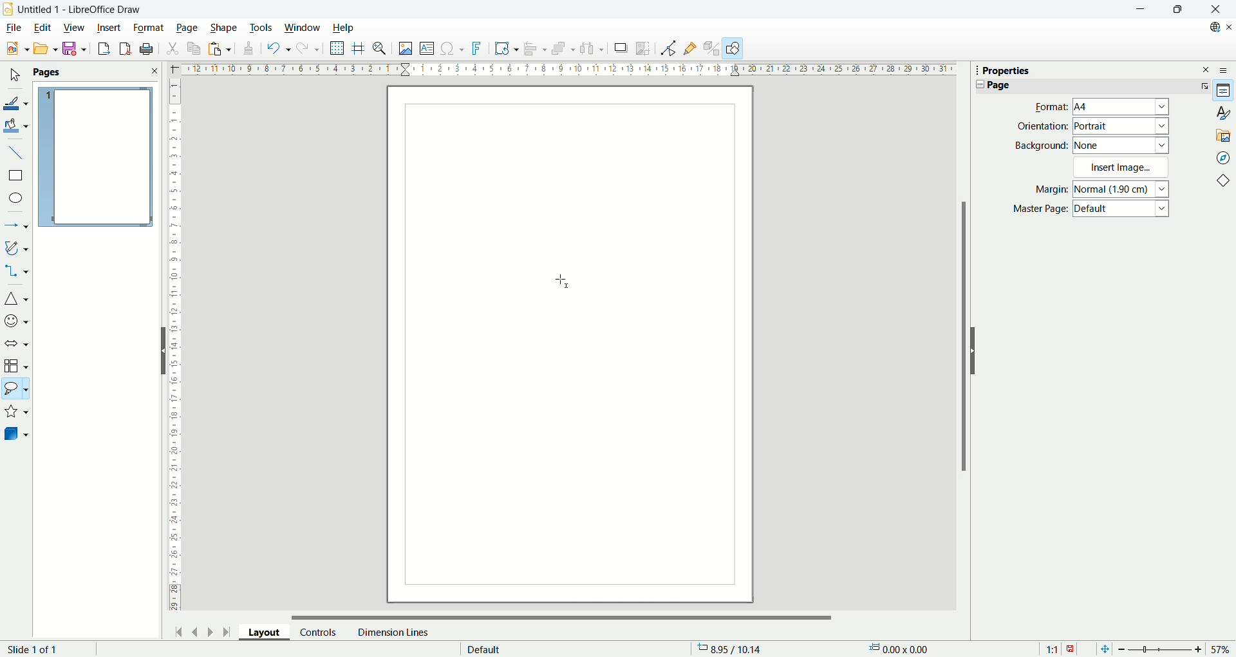 Image resolution: width=1236 pixels, height=657 pixels. What do you see at coordinates (1103, 648) in the screenshot?
I see `fit to window screen` at bounding box center [1103, 648].